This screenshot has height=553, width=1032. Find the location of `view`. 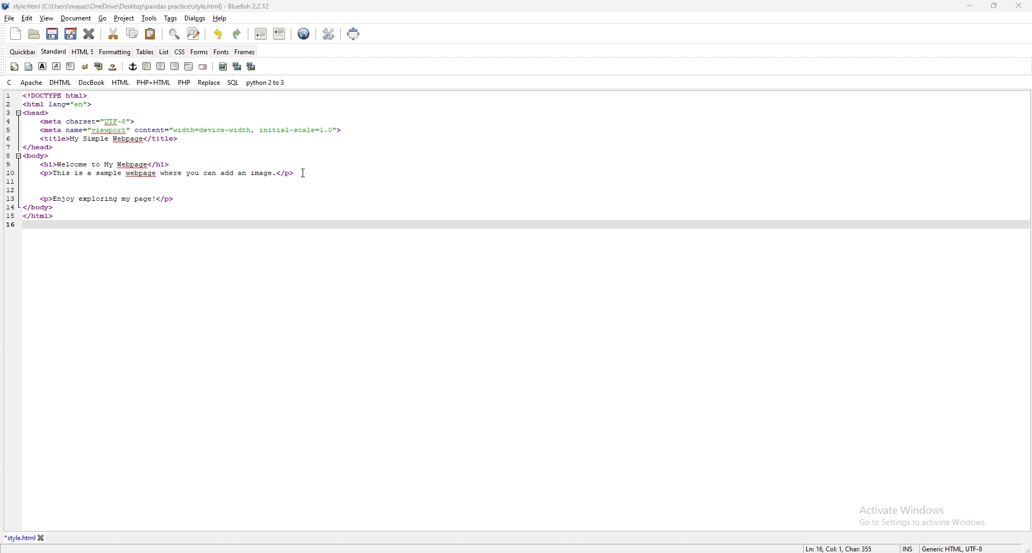

view is located at coordinates (47, 18).